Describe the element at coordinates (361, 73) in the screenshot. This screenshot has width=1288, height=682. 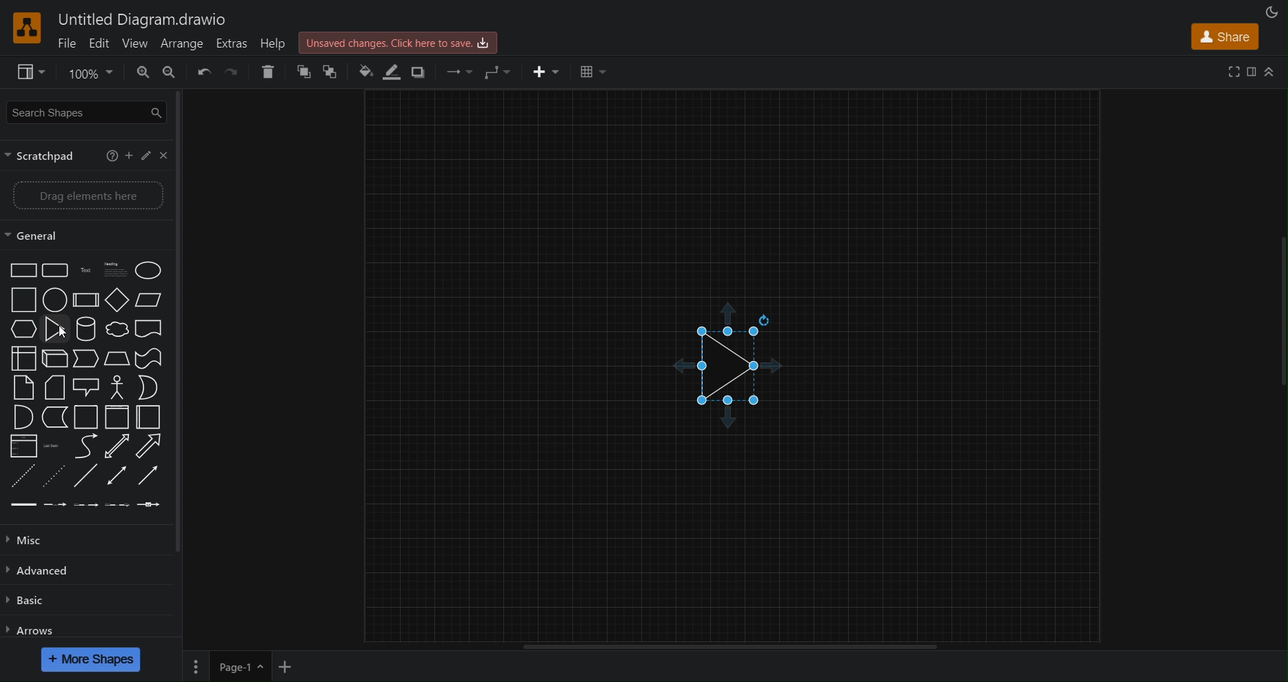
I see `Fill Color` at that location.